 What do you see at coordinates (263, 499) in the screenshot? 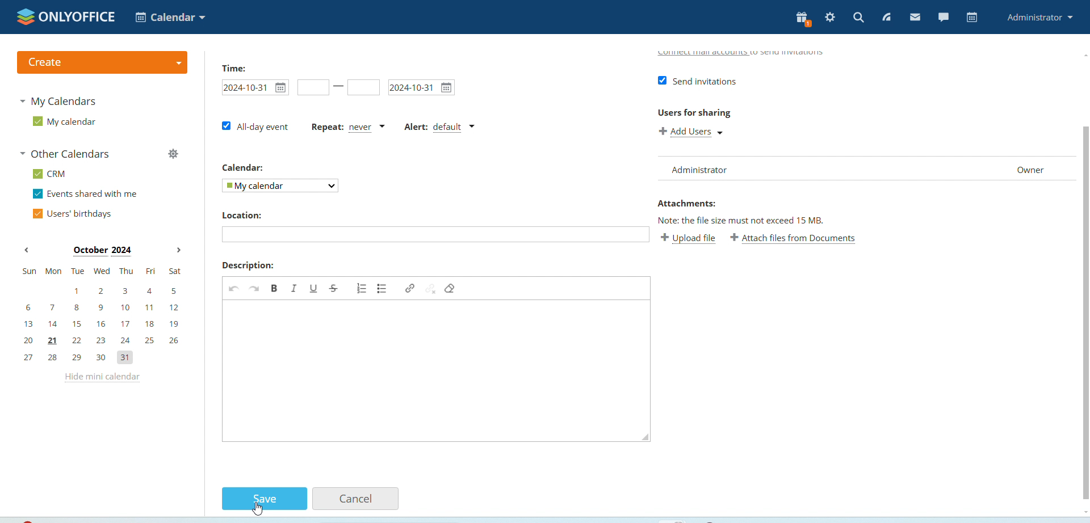
I see `save` at bounding box center [263, 499].